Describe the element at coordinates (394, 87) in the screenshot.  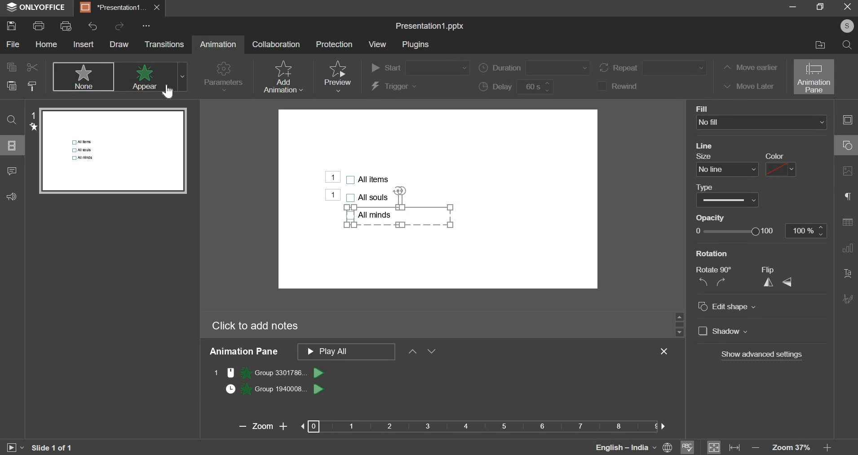
I see `trigger` at that location.